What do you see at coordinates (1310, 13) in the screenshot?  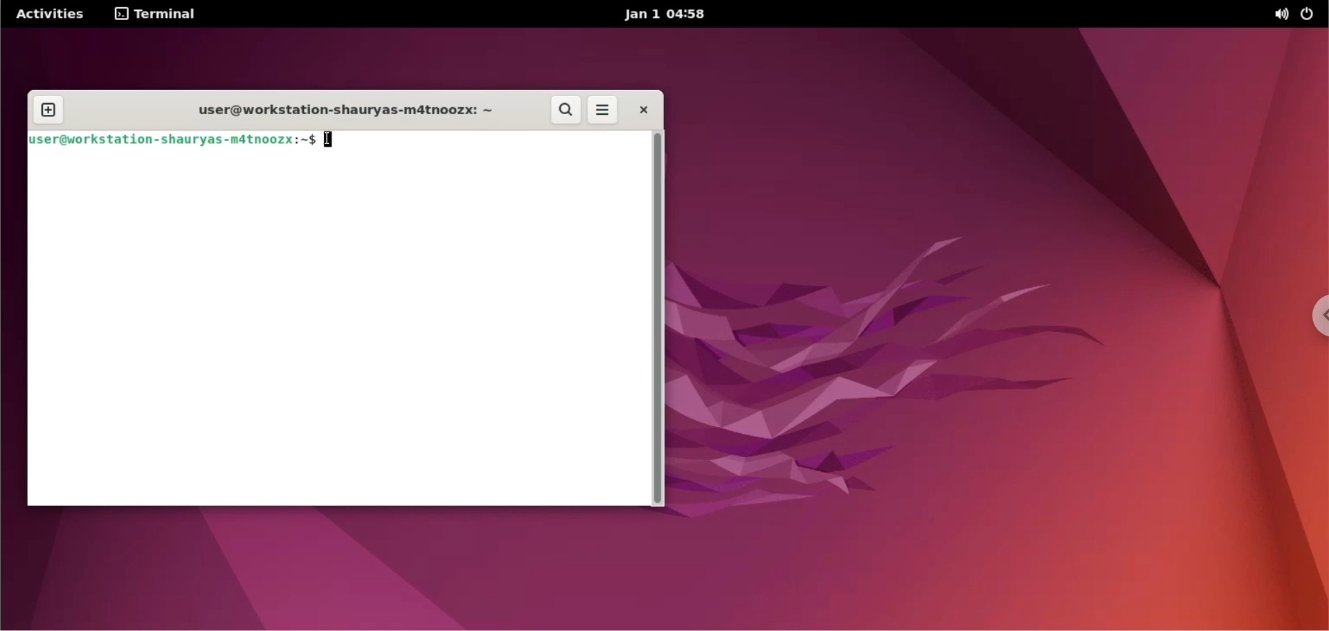 I see `power options` at bounding box center [1310, 13].